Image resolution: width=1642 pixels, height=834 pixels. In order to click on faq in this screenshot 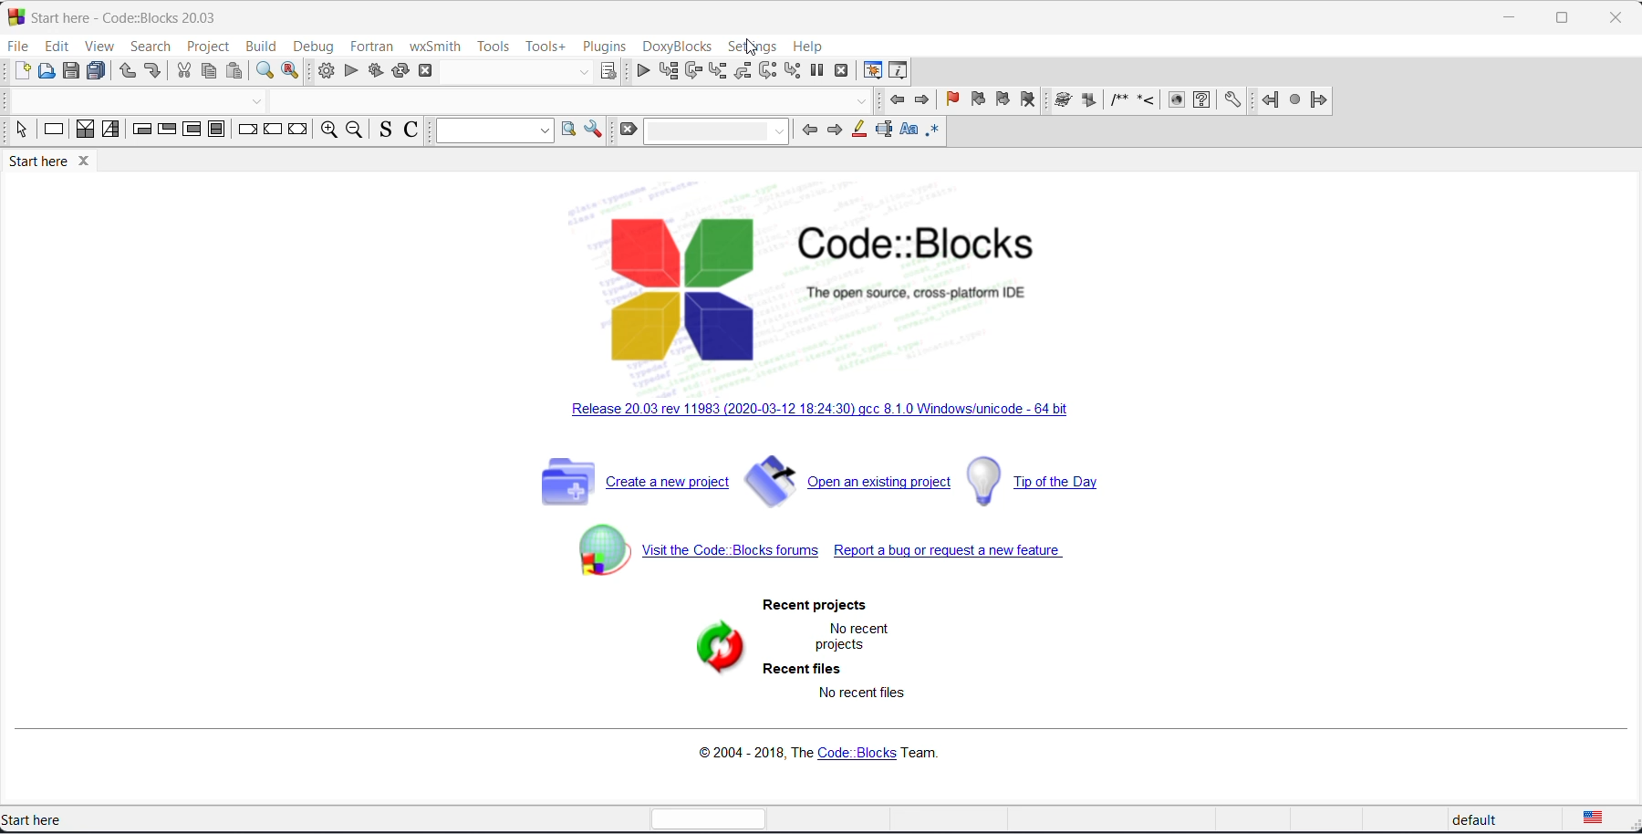, I will do `click(1202, 99)`.